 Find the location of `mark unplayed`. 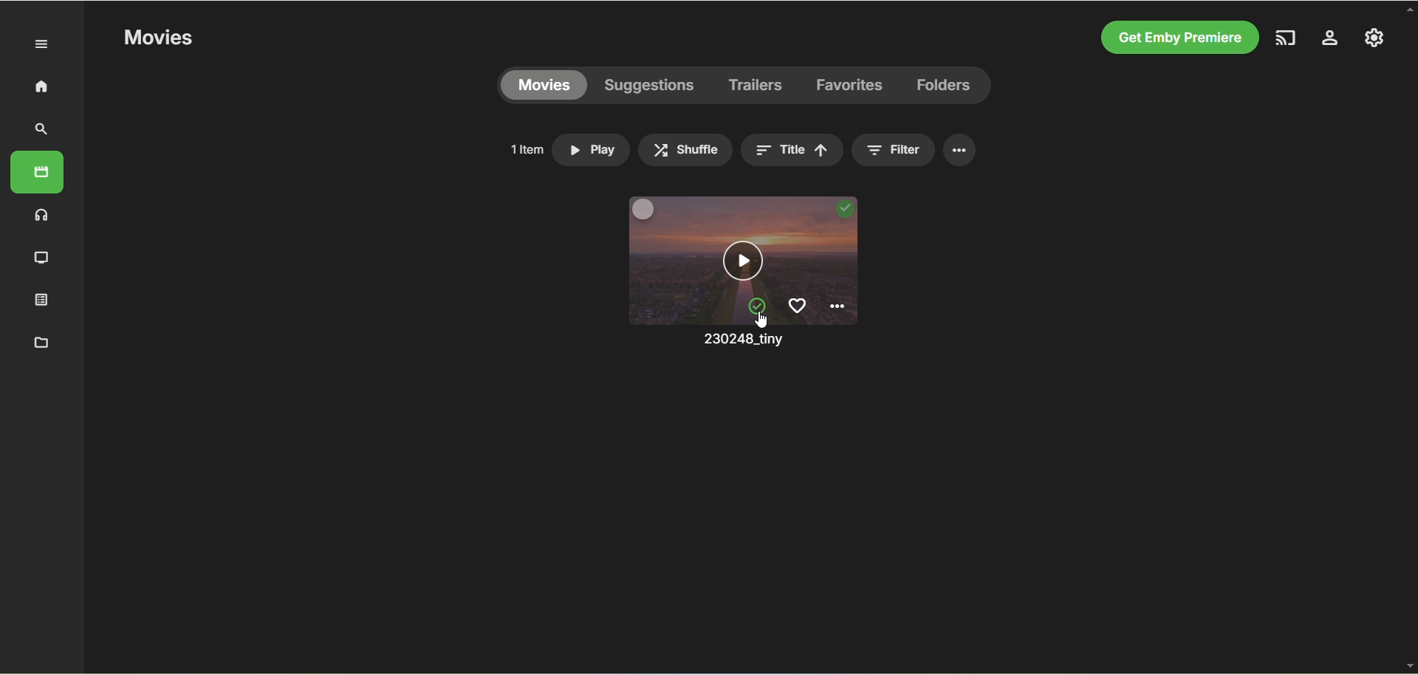

mark unplayed is located at coordinates (755, 305).